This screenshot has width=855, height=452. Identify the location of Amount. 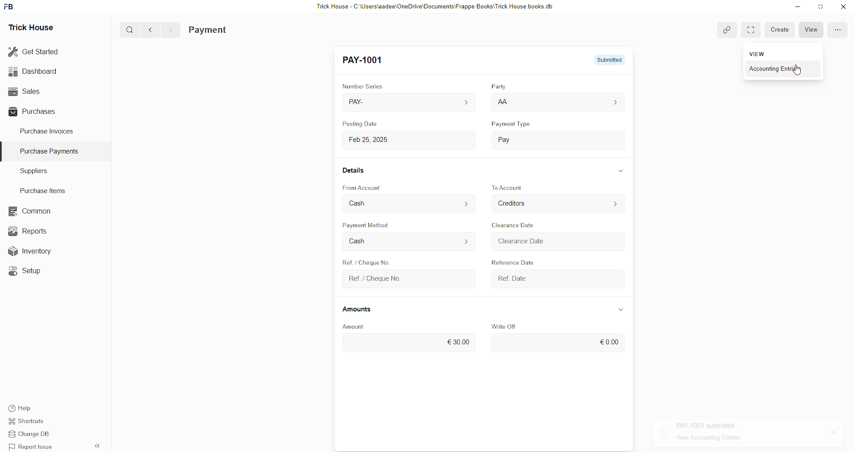
(363, 325).